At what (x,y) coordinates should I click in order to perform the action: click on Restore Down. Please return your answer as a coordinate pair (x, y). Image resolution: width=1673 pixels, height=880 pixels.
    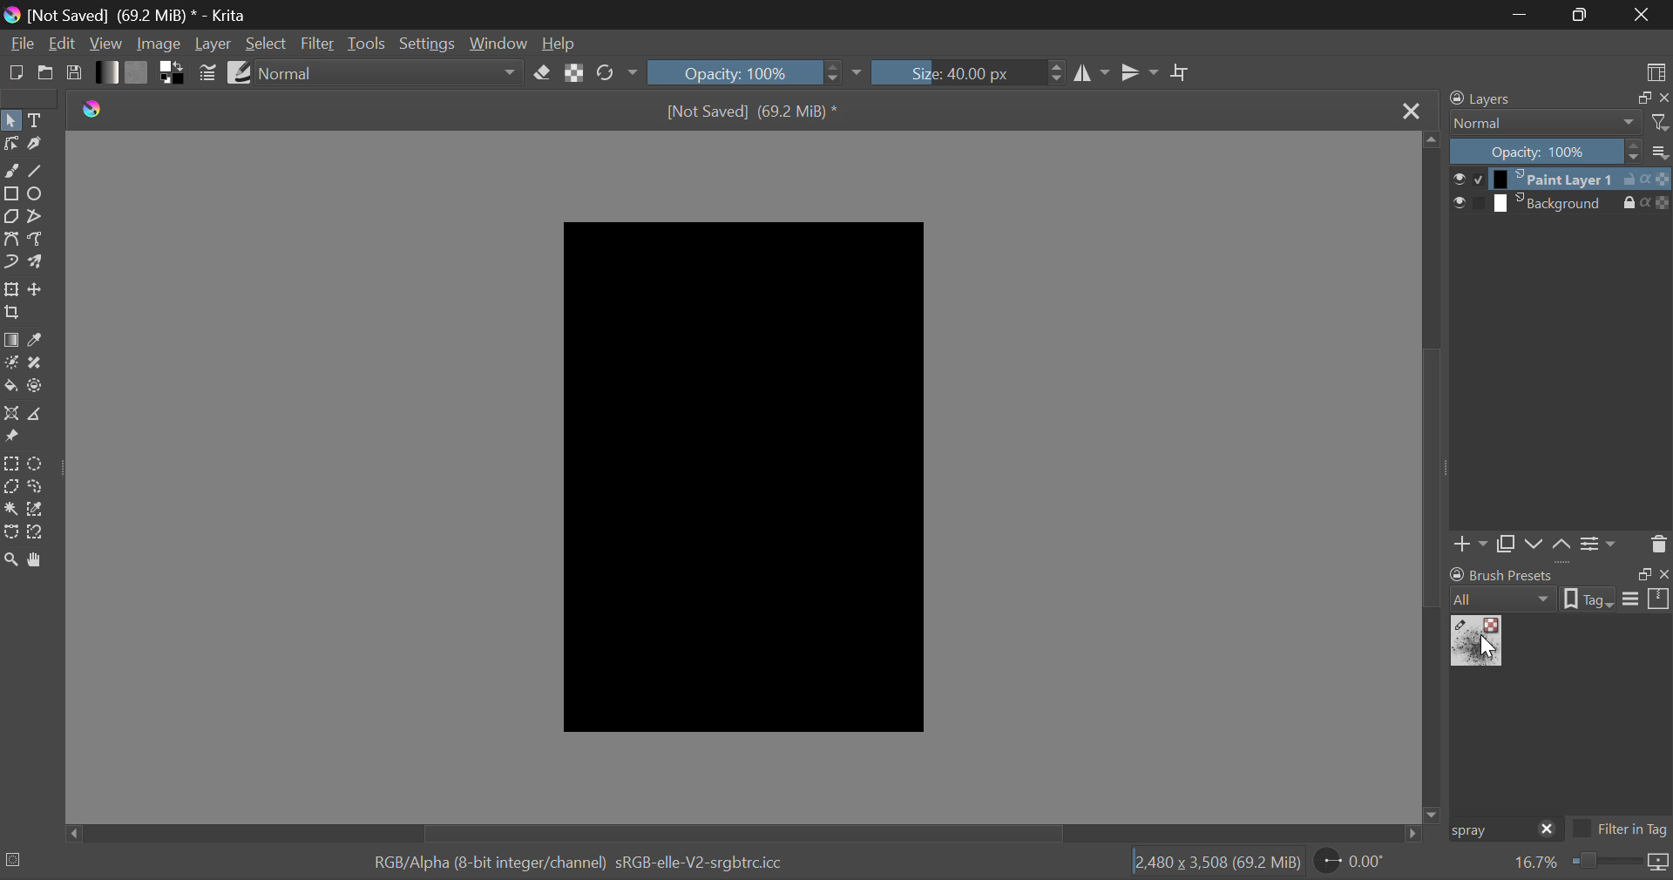
    Looking at the image, I should click on (1525, 14).